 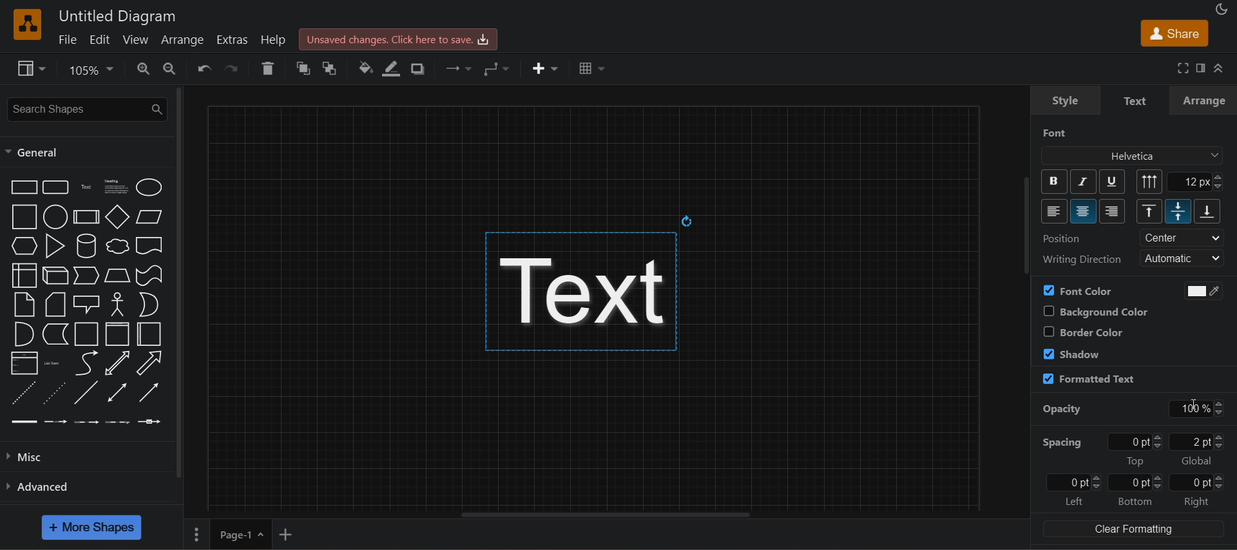 What do you see at coordinates (1138, 441) in the screenshot?
I see `0pt` at bounding box center [1138, 441].